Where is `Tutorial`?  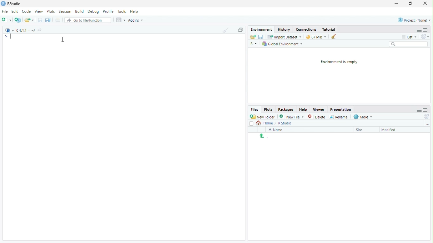 Tutorial is located at coordinates (329, 29).